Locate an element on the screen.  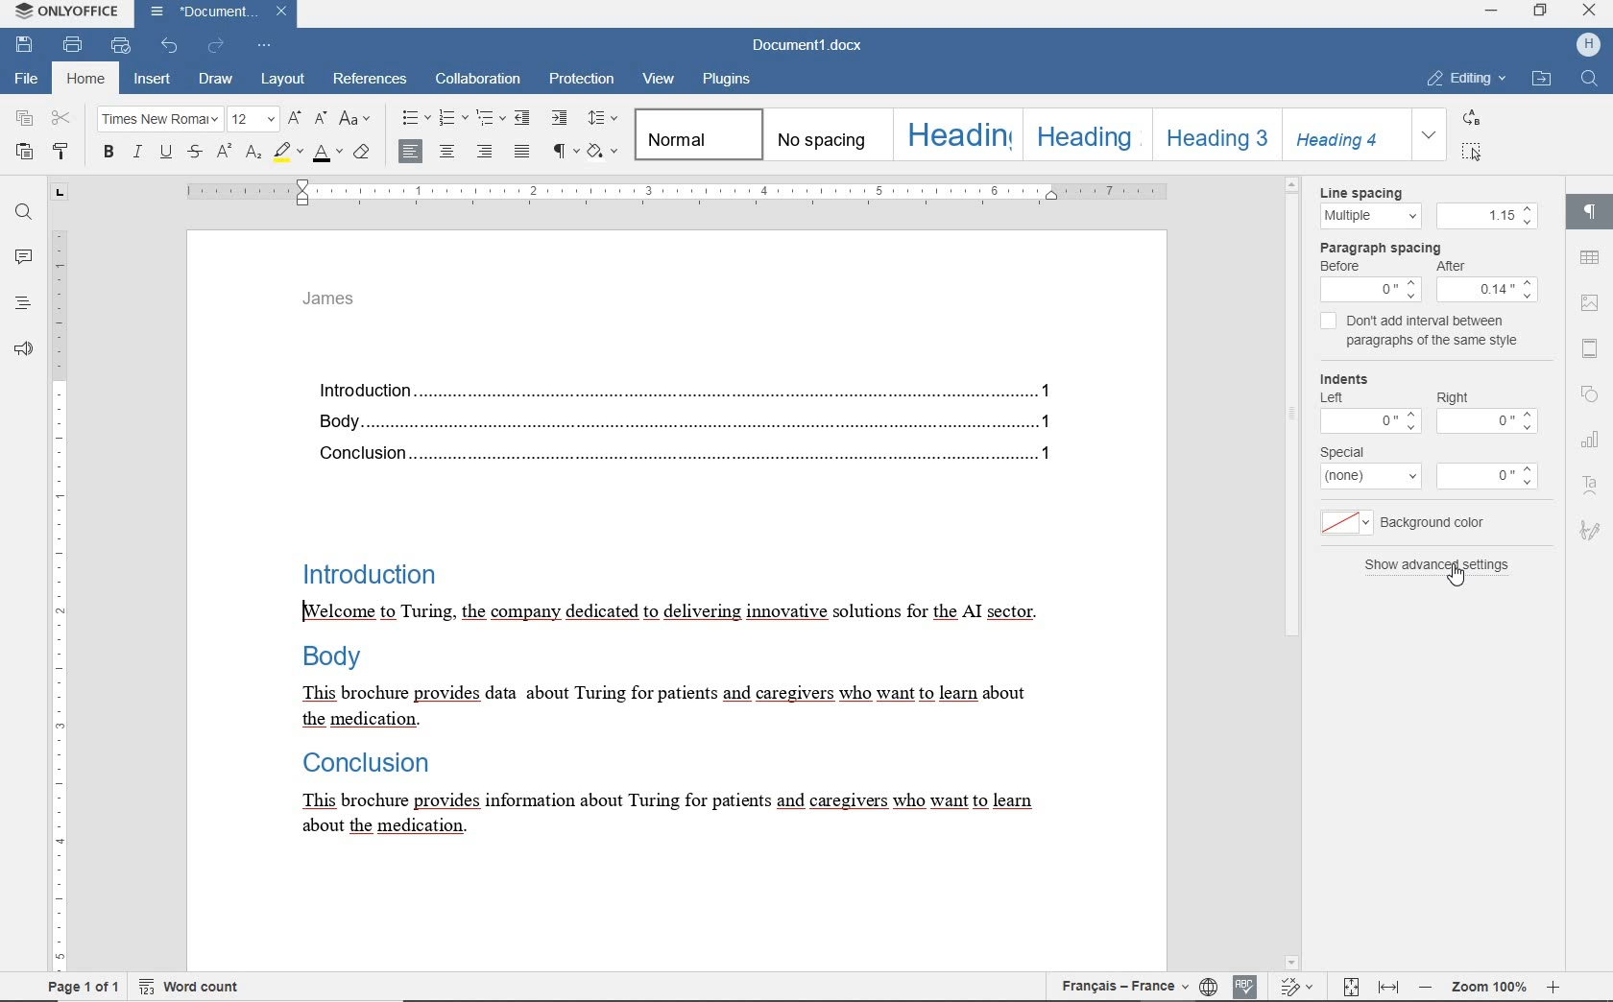
subscript is located at coordinates (254, 155).